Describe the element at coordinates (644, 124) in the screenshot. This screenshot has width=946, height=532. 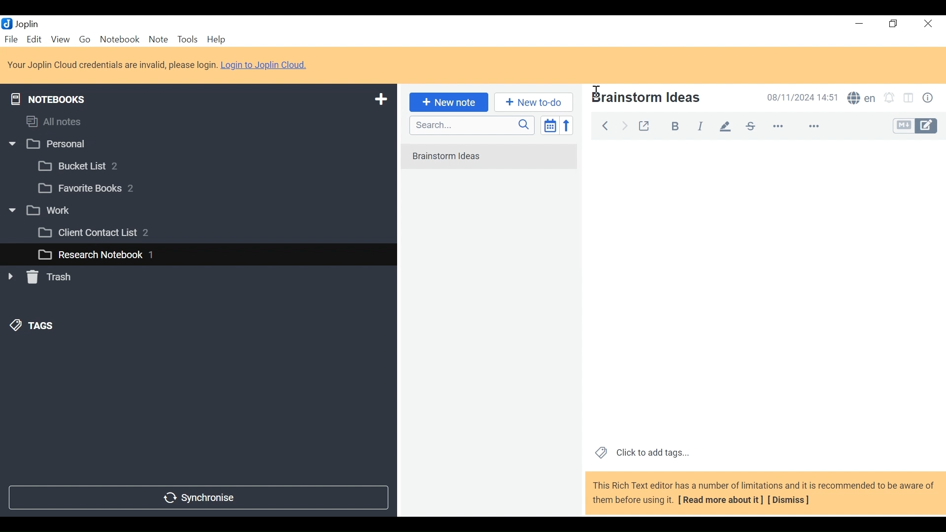
I see `Toggle external editing` at that location.